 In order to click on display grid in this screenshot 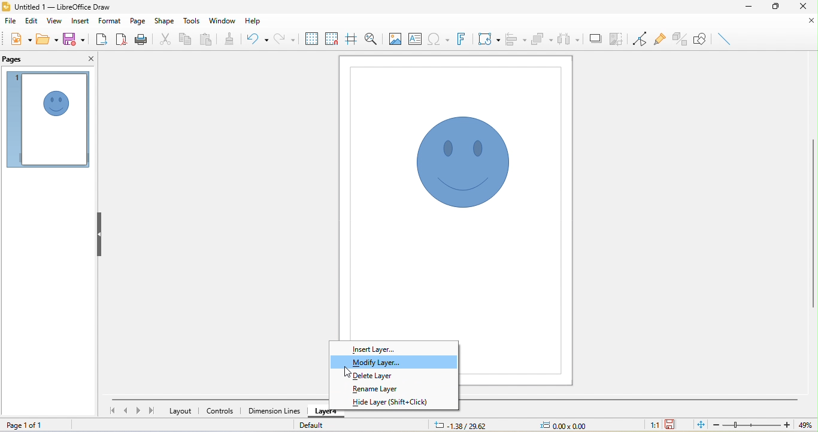, I will do `click(313, 39)`.